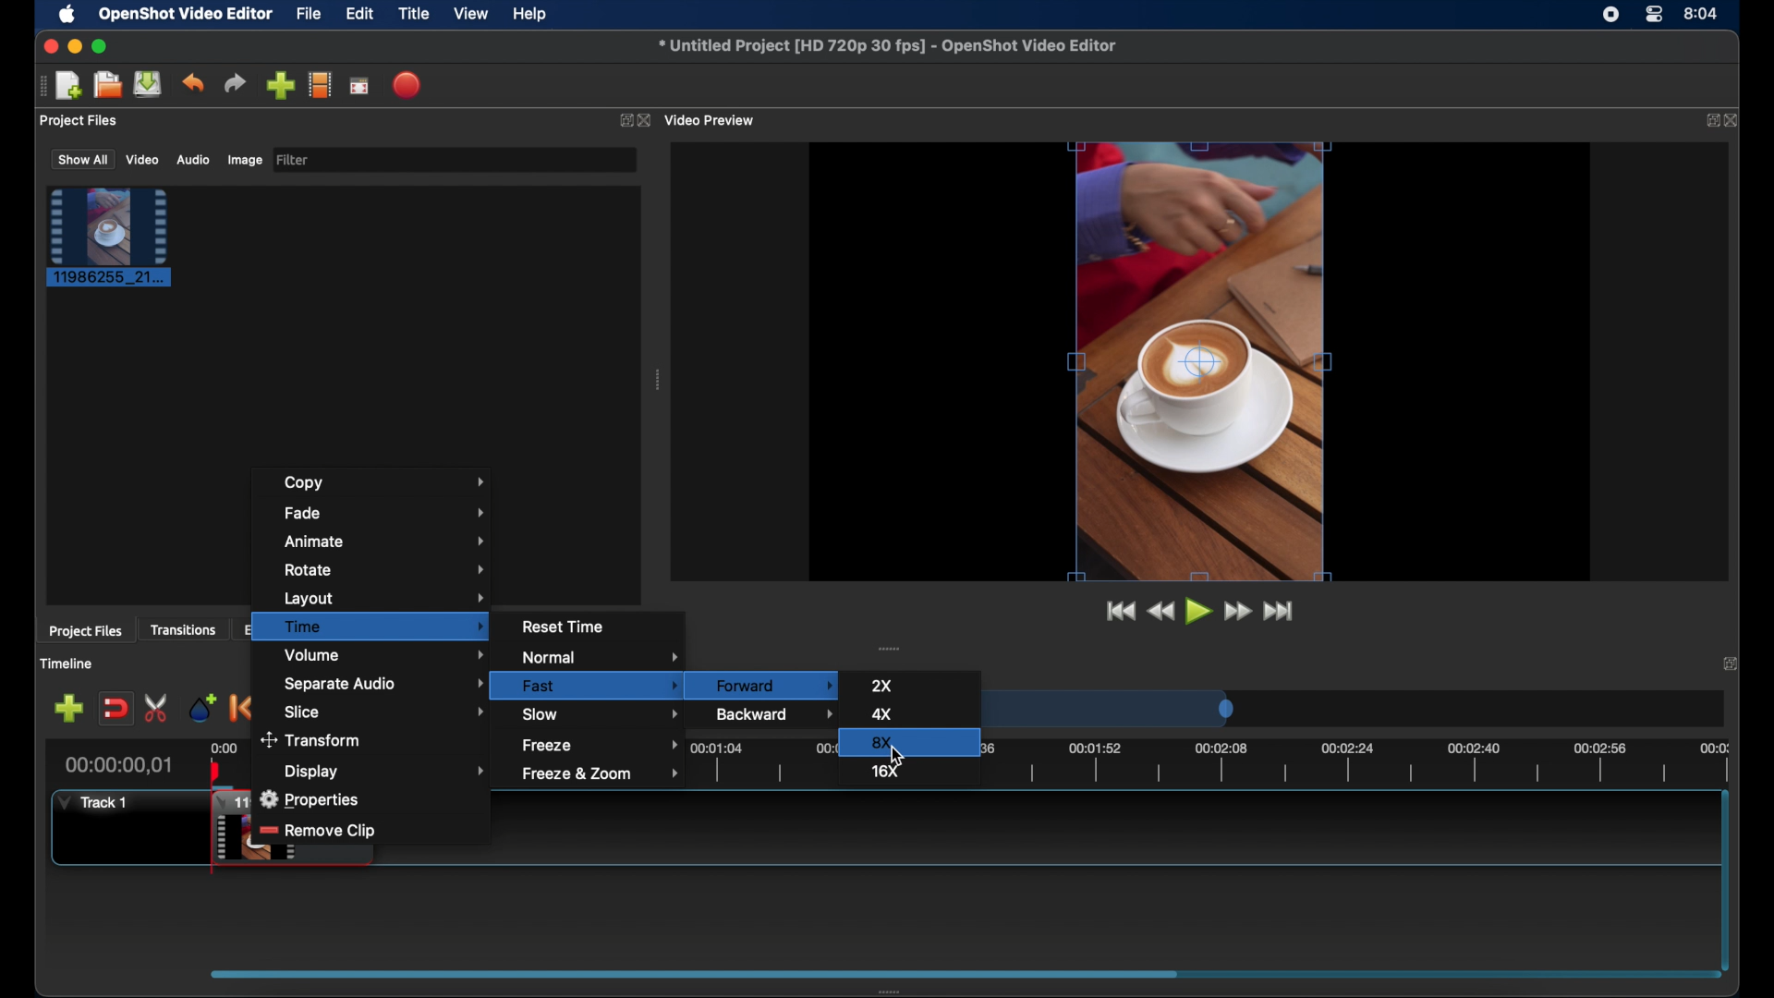  I want to click on time, so click(1702, 12).